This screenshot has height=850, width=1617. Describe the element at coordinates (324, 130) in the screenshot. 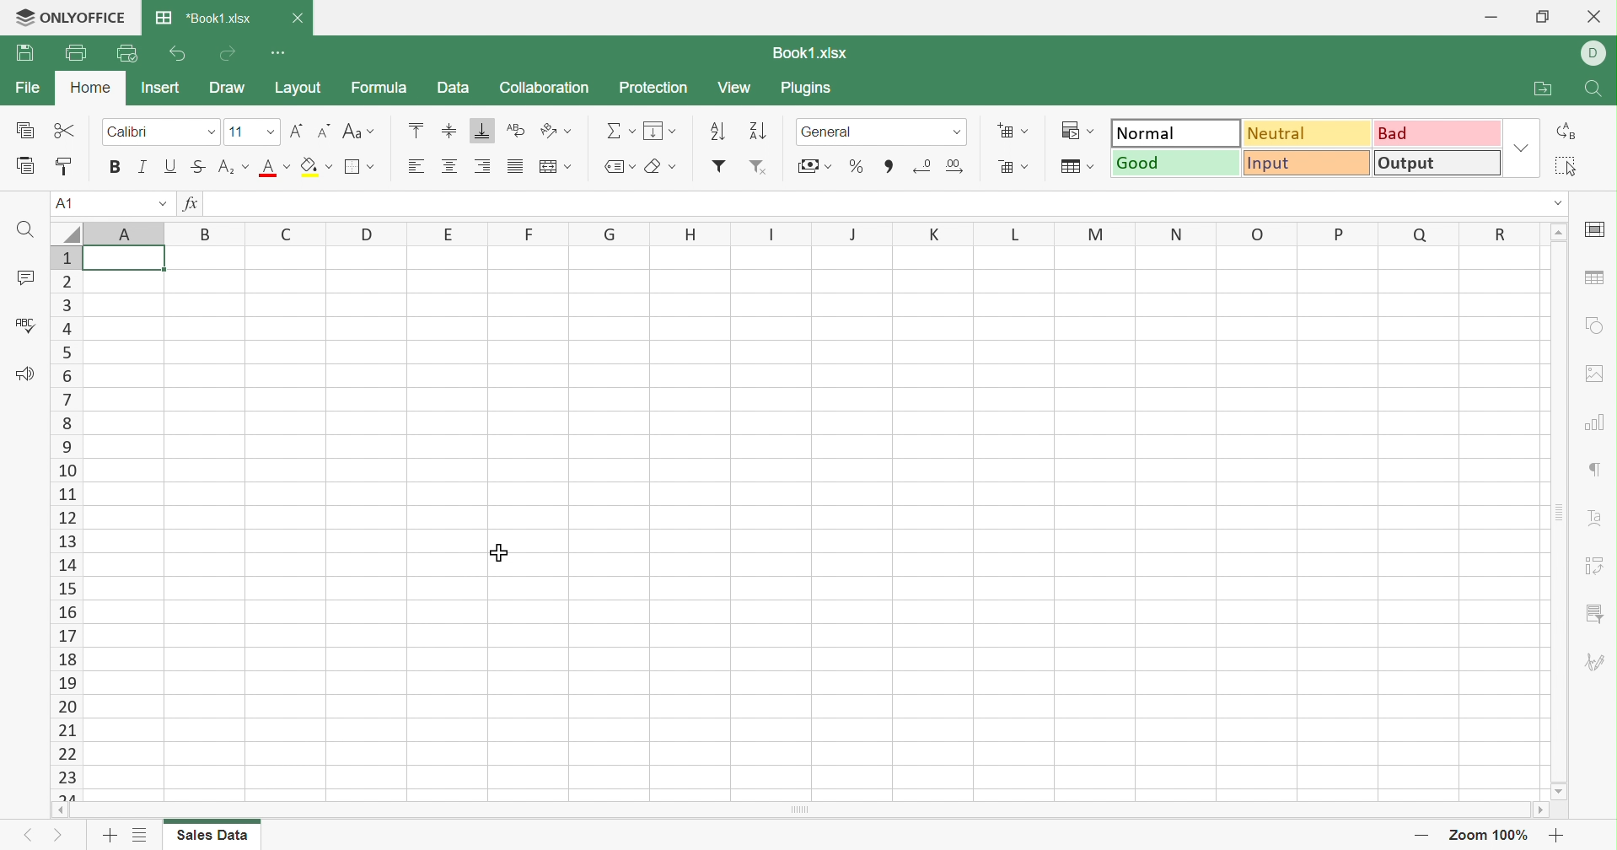

I see `Decrement font size` at that location.